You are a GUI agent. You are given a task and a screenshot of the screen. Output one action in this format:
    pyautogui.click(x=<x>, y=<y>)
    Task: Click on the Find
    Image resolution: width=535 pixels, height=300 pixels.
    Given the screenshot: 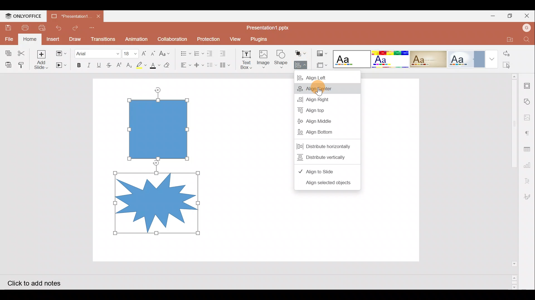 What is the action you would take?
    pyautogui.click(x=527, y=40)
    